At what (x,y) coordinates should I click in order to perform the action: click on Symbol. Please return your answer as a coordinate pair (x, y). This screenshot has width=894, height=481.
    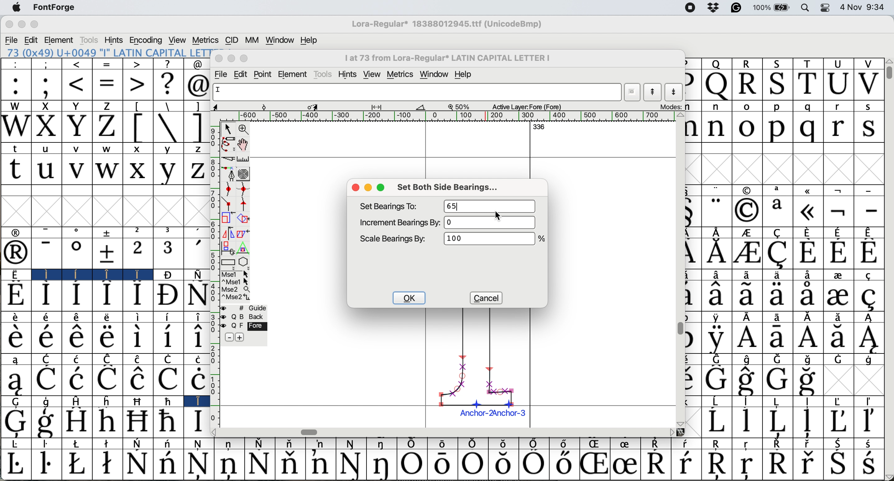
    Looking at the image, I should click on (841, 444).